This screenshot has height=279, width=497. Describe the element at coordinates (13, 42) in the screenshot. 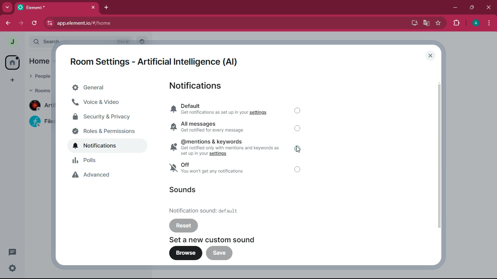

I see `profile picture` at that location.